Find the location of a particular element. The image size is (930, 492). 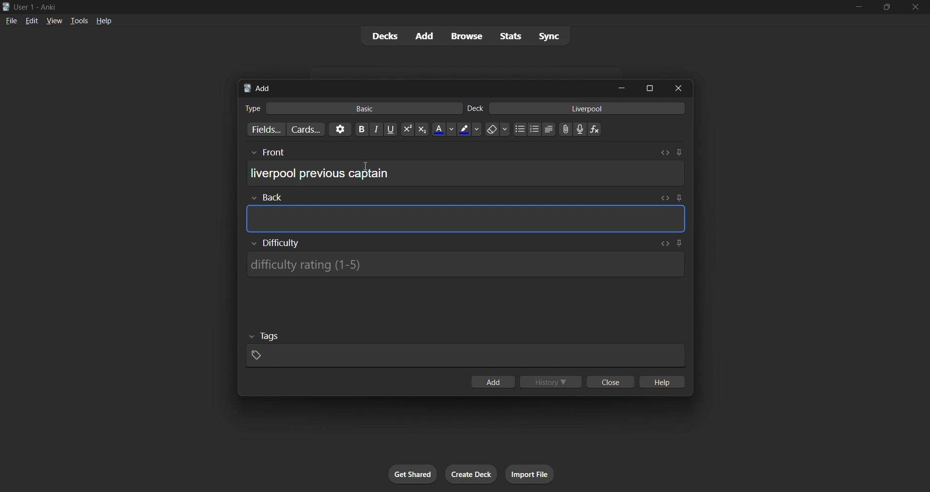

minimize is located at coordinates (624, 89).